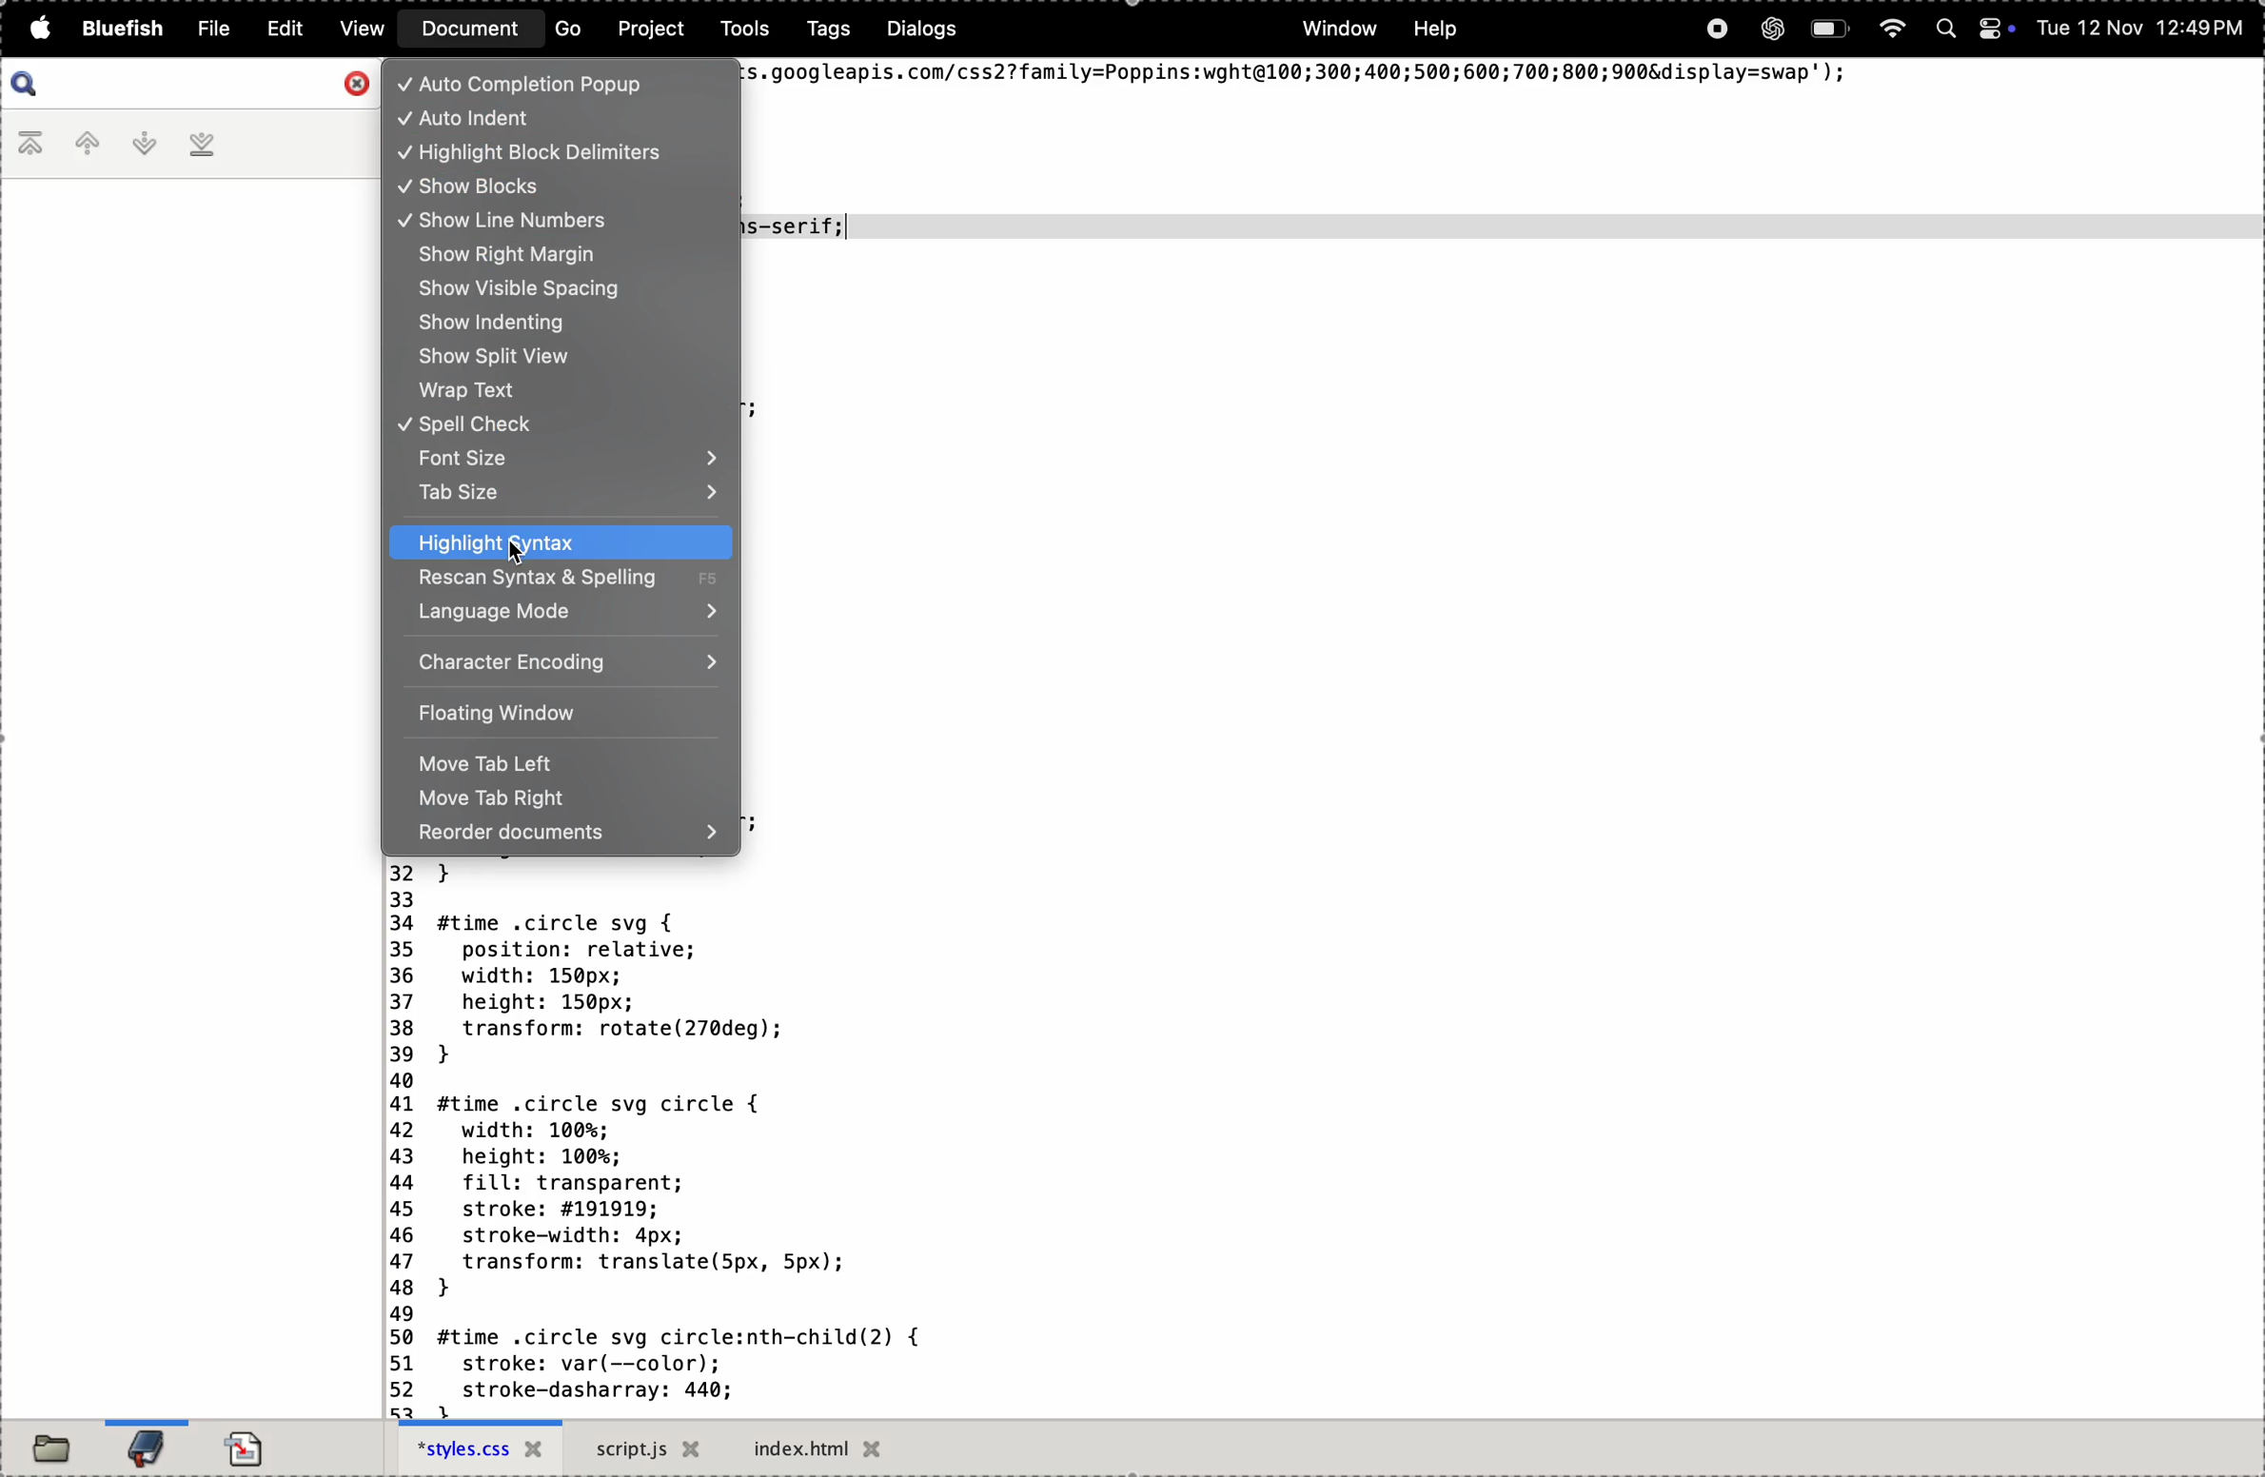  What do you see at coordinates (649, 31) in the screenshot?
I see `project` at bounding box center [649, 31].